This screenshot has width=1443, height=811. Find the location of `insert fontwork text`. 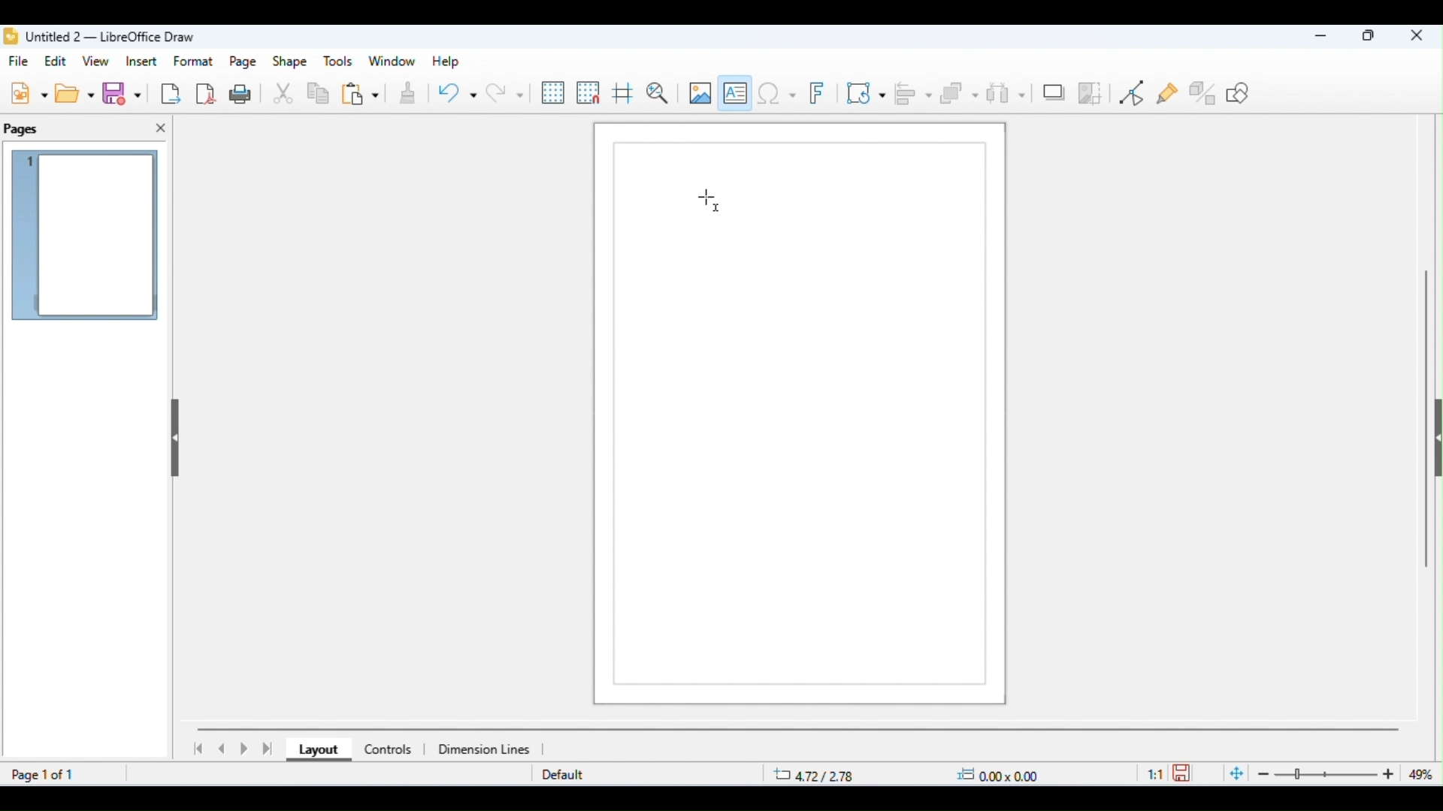

insert fontwork text is located at coordinates (820, 94).